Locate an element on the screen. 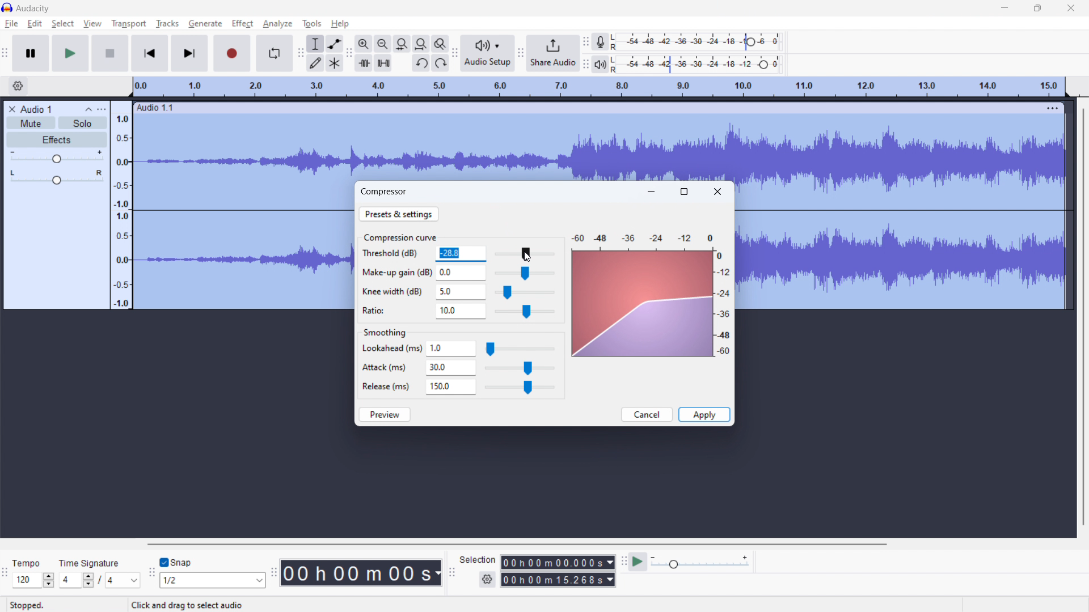 This screenshot has height=612, width=1089. share audio toolbar is located at coordinates (521, 53).